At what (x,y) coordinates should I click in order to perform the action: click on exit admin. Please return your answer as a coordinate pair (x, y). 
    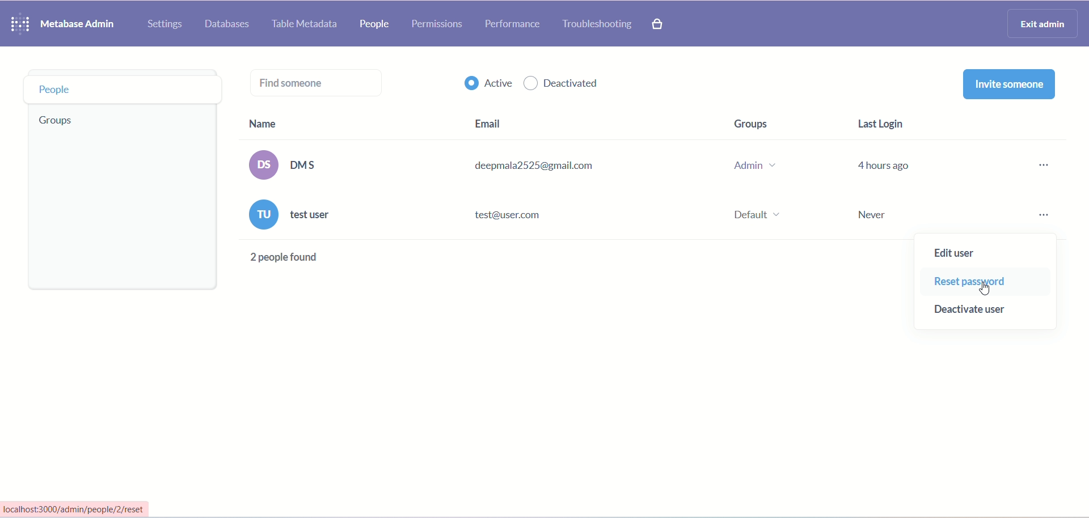
    Looking at the image, I should click on (1040, 24).